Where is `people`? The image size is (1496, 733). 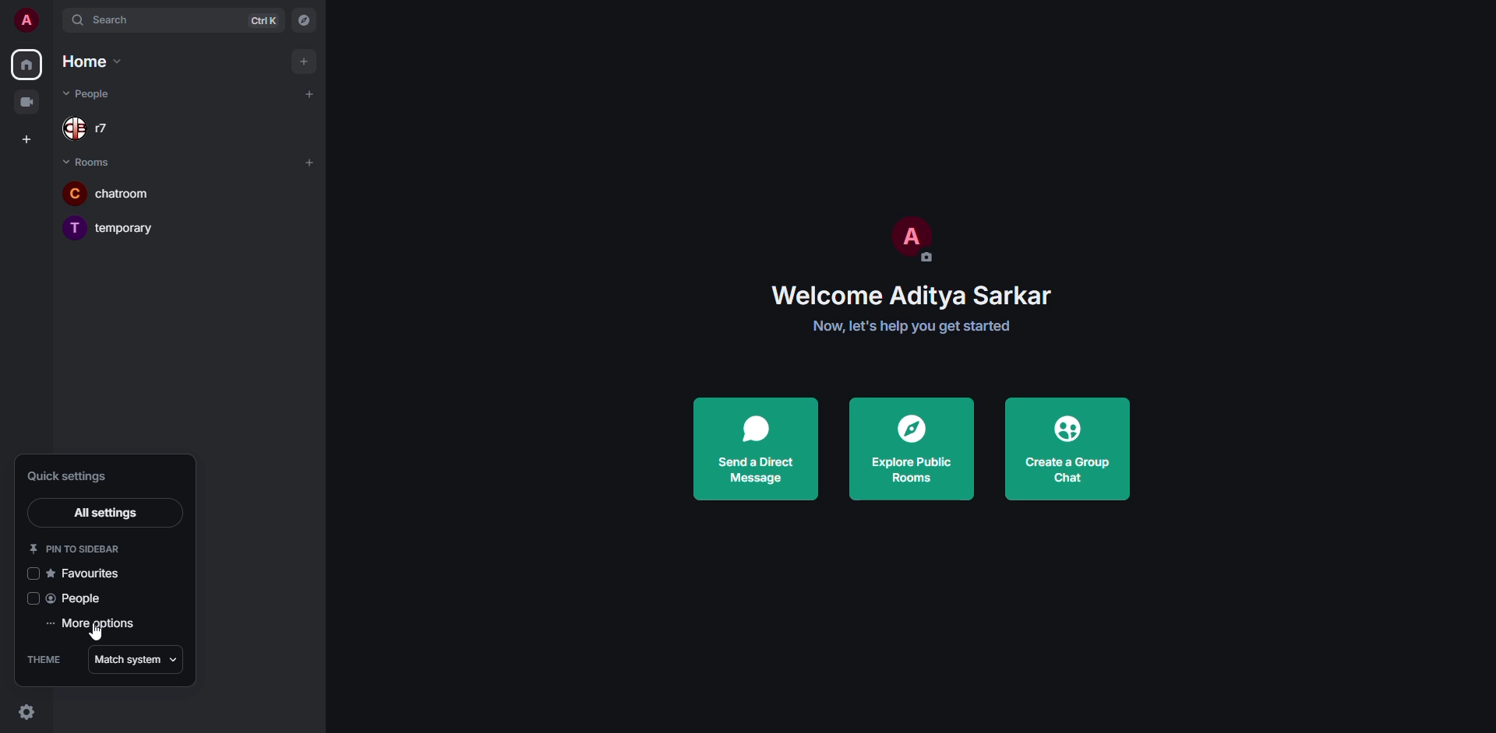
people is located at coordinates (77, 599).